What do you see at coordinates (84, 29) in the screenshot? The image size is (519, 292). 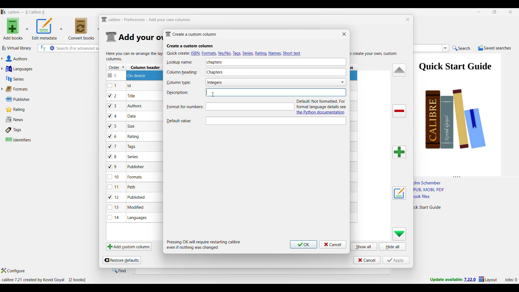 I see `Convert books options` at bounding box center [84, 29].